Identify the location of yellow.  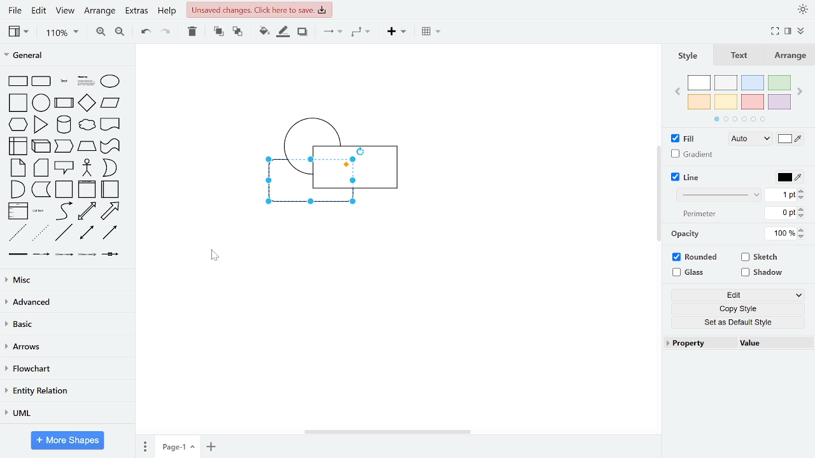
(726, 101).